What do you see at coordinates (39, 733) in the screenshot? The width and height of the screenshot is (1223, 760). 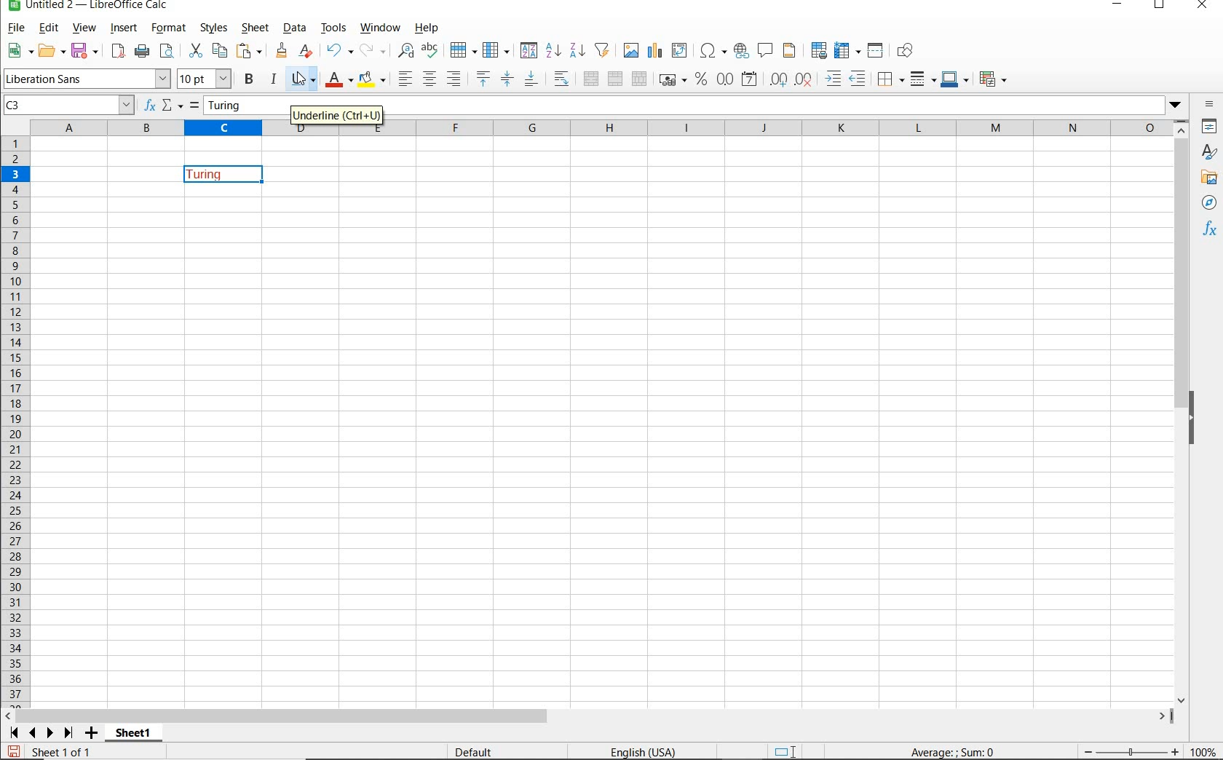 I see `SCROLL` at bounding box center [39, 733].